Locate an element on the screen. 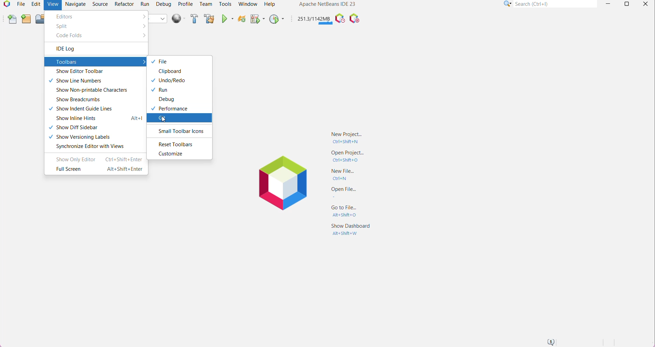 The image size is (655, 347). New Project is located at coordinates (347, 137).